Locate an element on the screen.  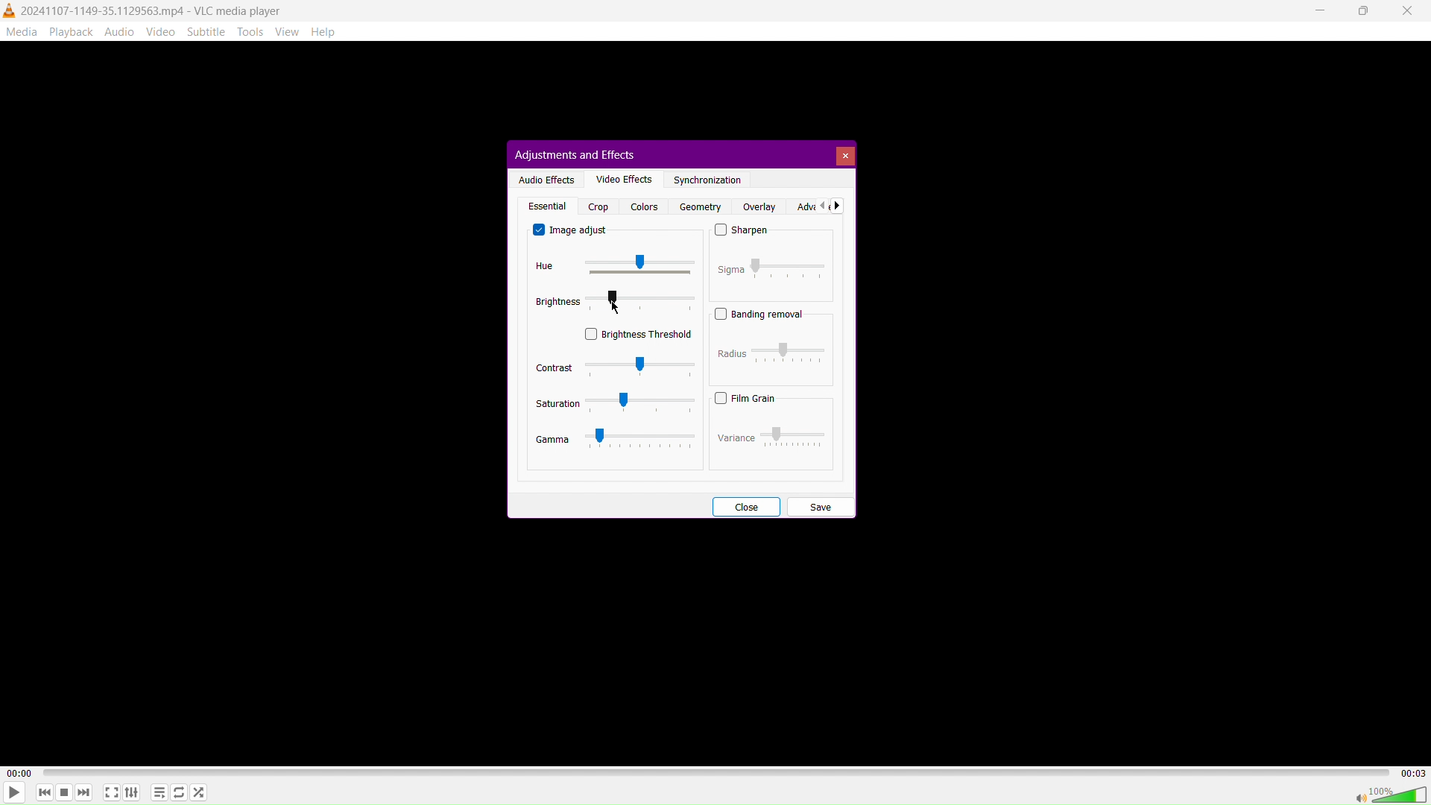
Variance is located at coordinates (769, 435).